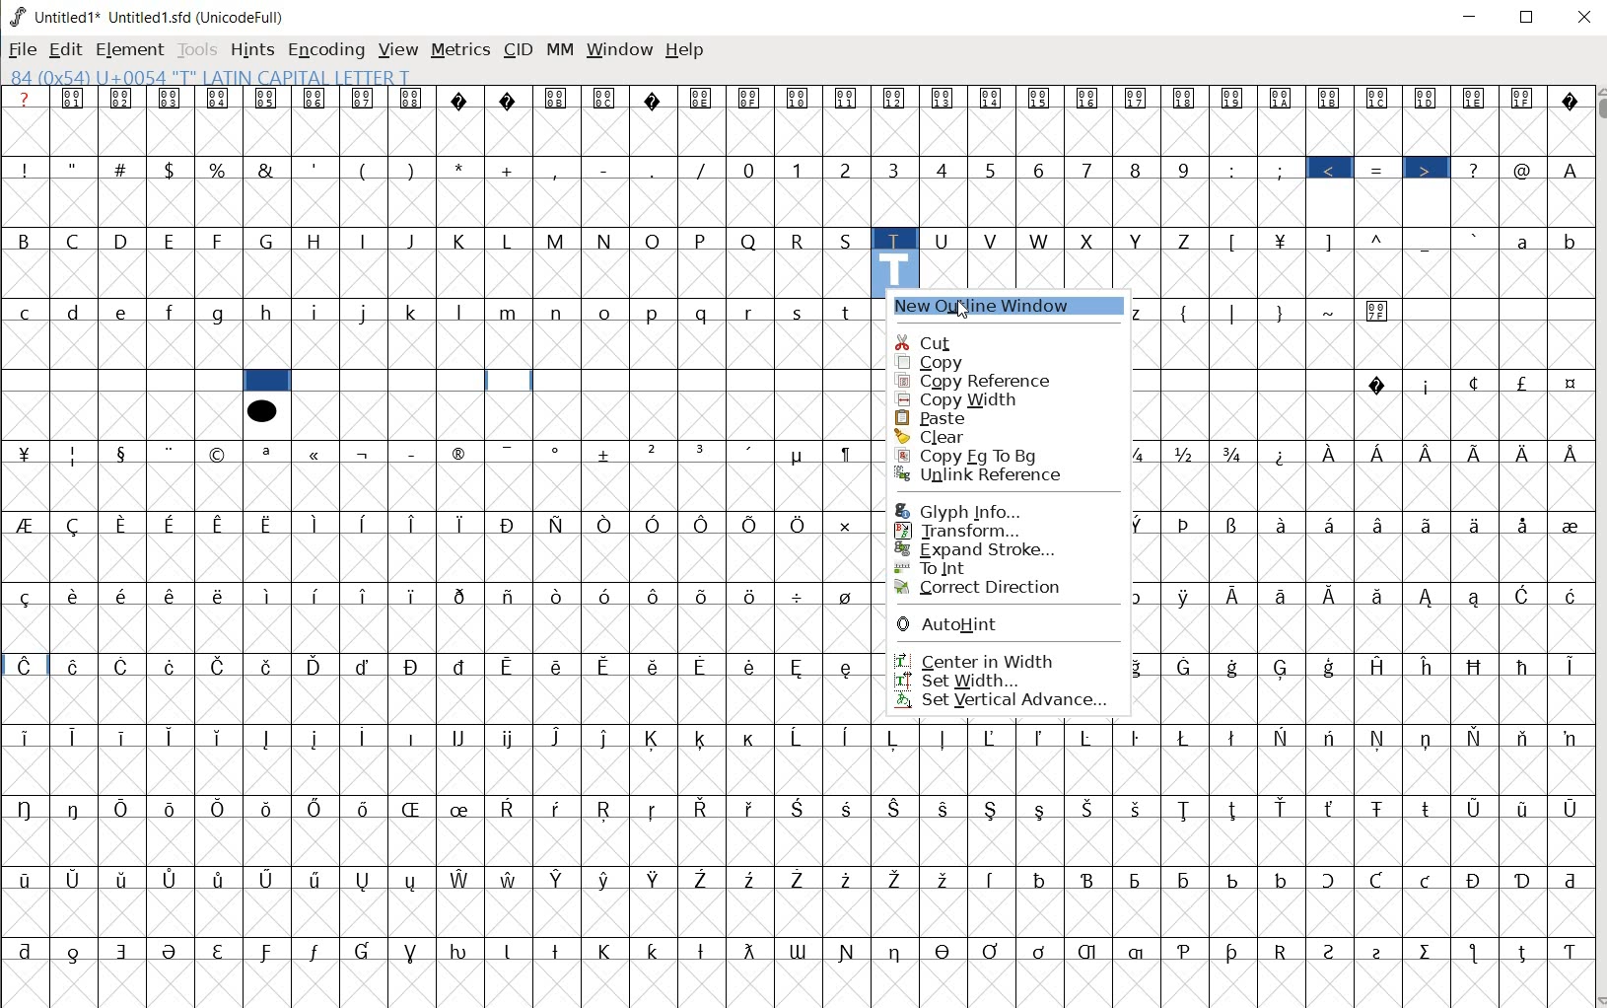 The image size is (1607, 1008). Describe the element at coordinates (1332, 810) in the screenshot. I see `Symbol` at that location.